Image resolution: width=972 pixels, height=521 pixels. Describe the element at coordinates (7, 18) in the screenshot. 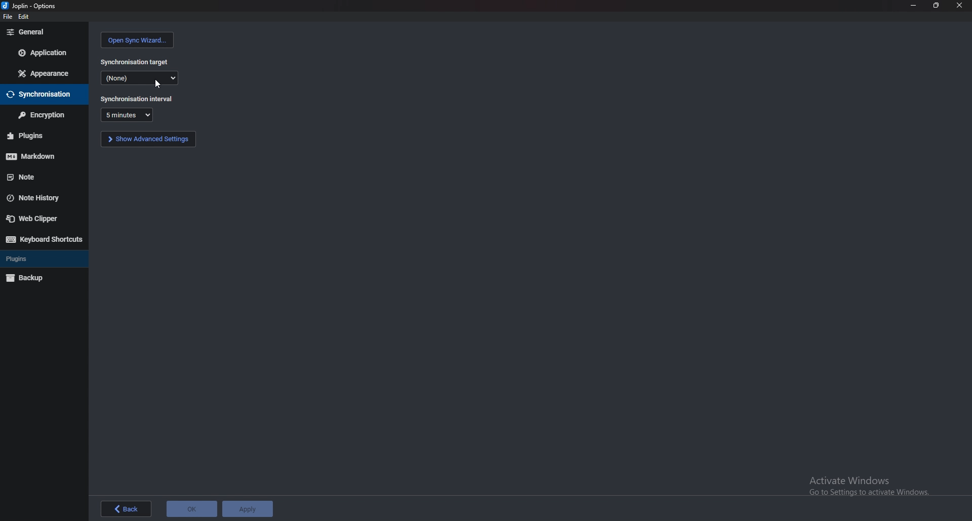

I see `file` at that location.